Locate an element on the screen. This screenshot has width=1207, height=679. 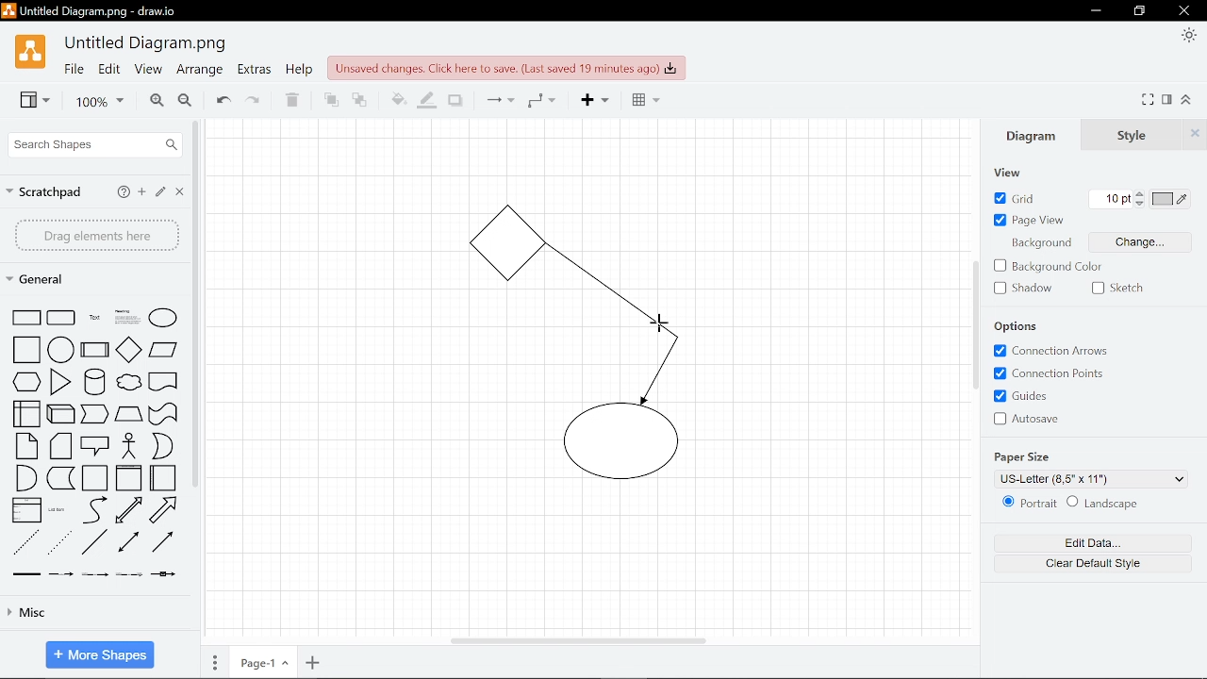
shape is located at coordinates (96, 382).